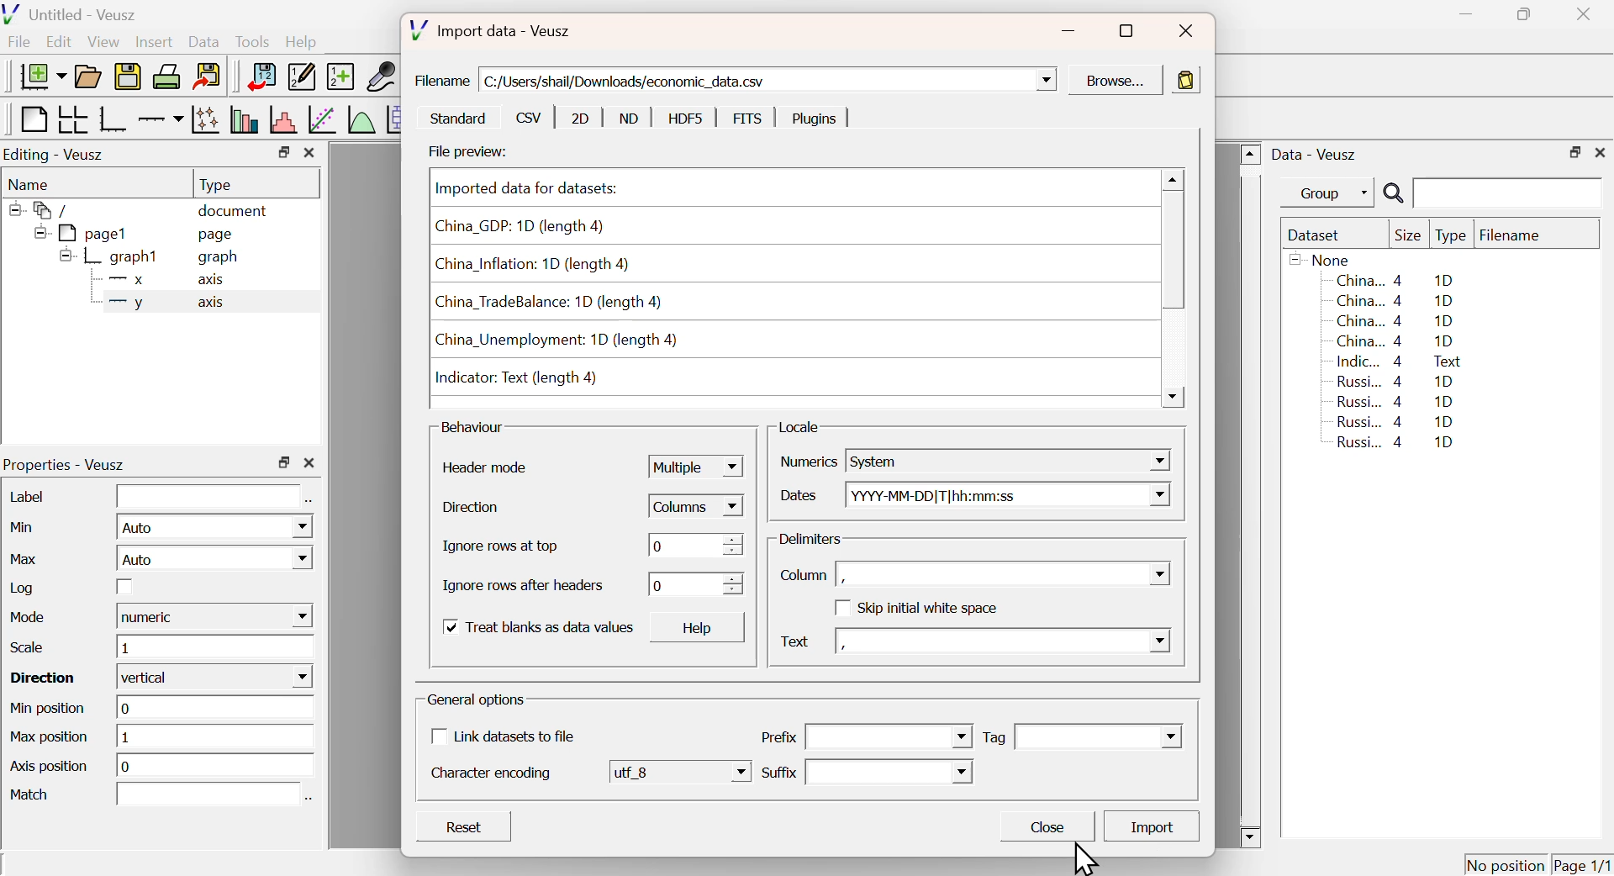 This screenshot has width=1614, height=876. Describe the element at coordinates (842, 608) in the screenshot. I see `Checkbox` at that location.